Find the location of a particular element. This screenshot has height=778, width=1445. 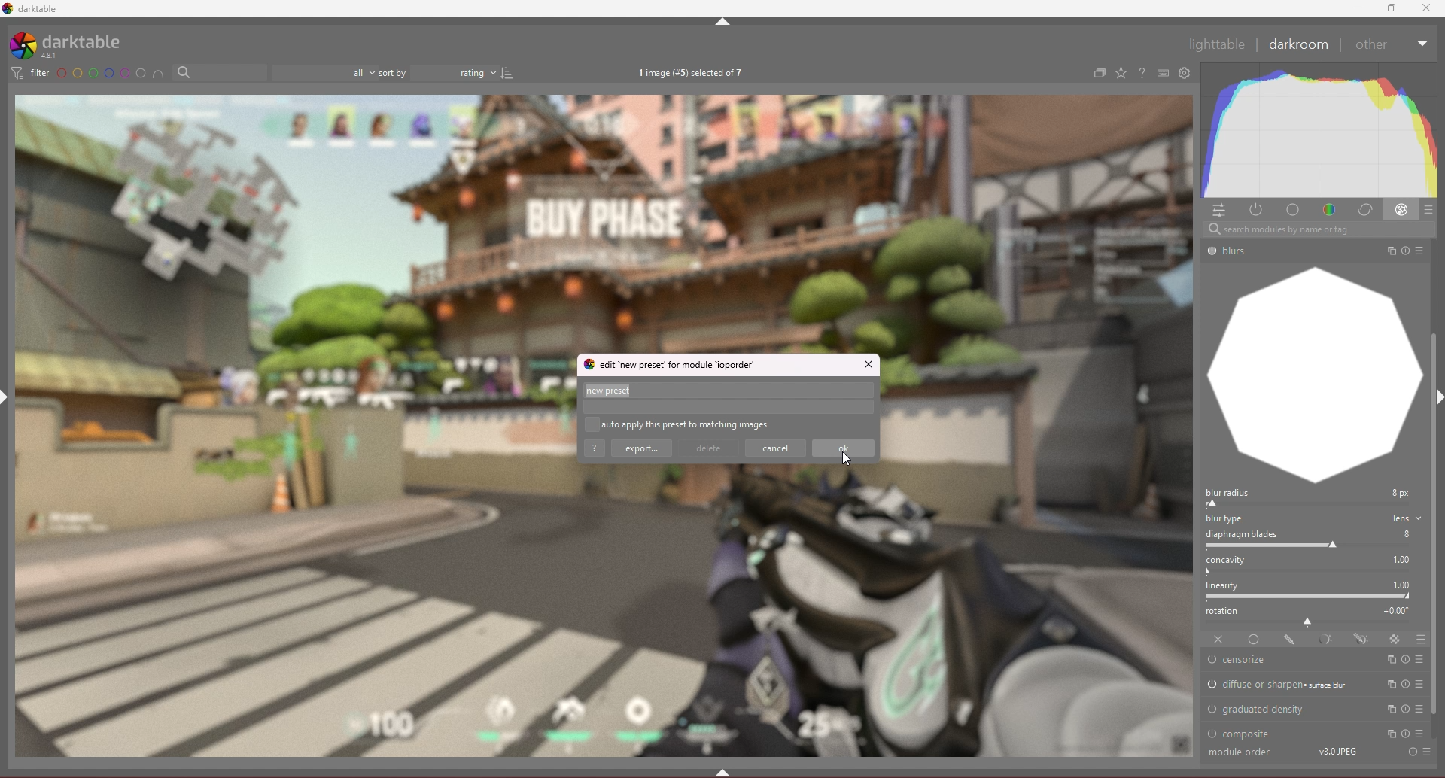

diffuse or sharpen is located at coordinates (1282, 685).